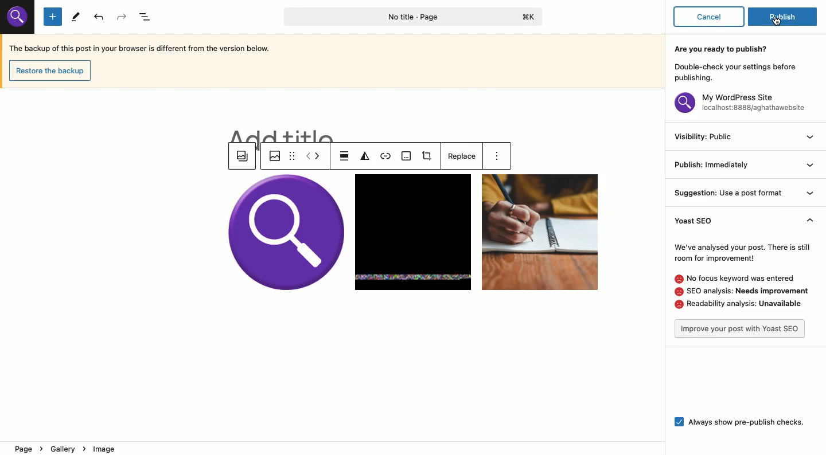 The width and height of the screenshot is (826, 455). I want to click on Redo, so click(124, 16).